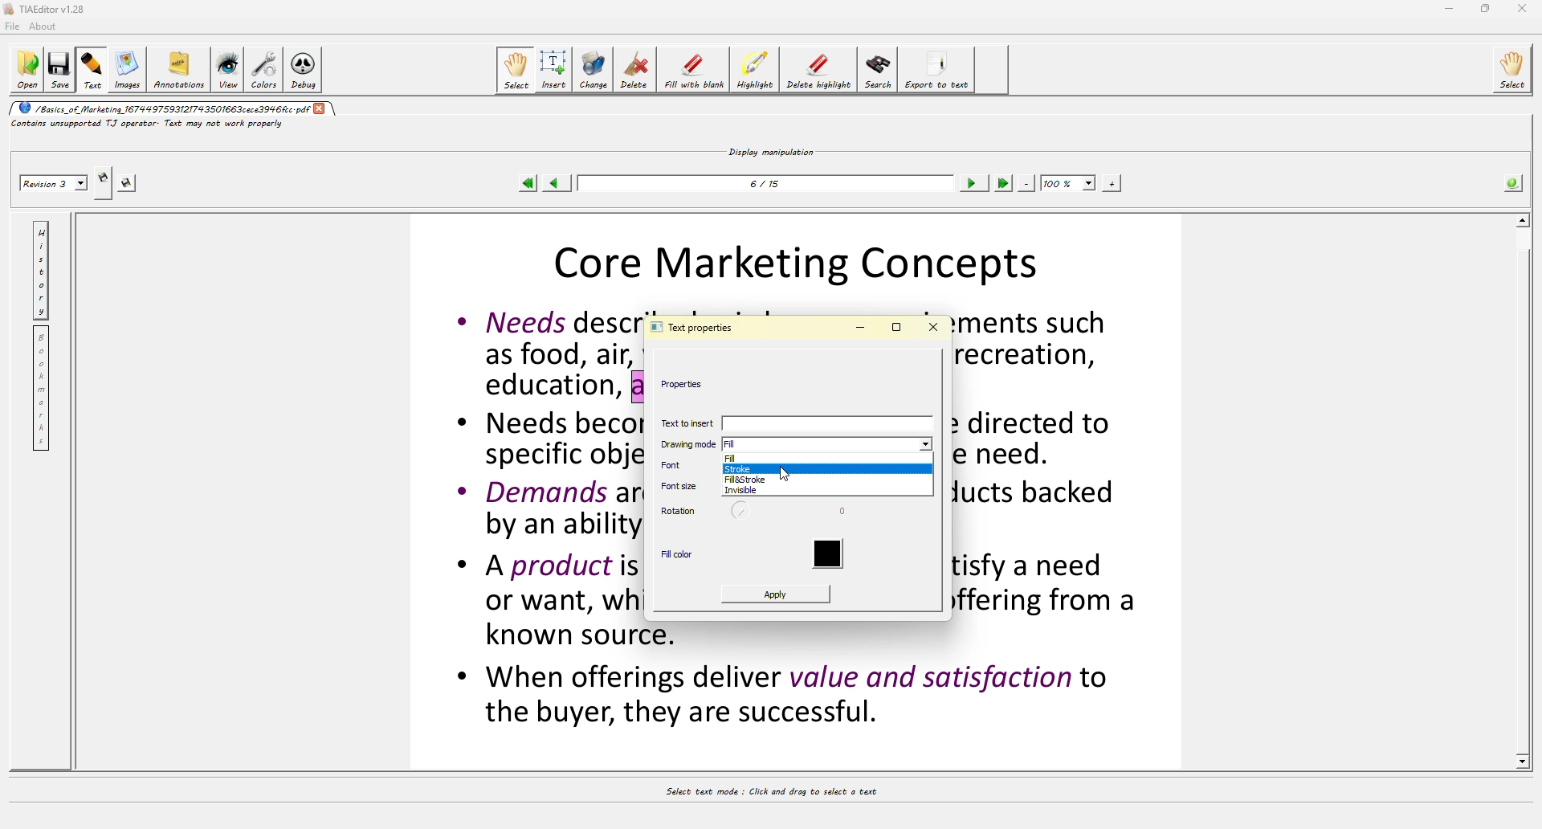  I want to click on display manipulation, so click(773, 149).